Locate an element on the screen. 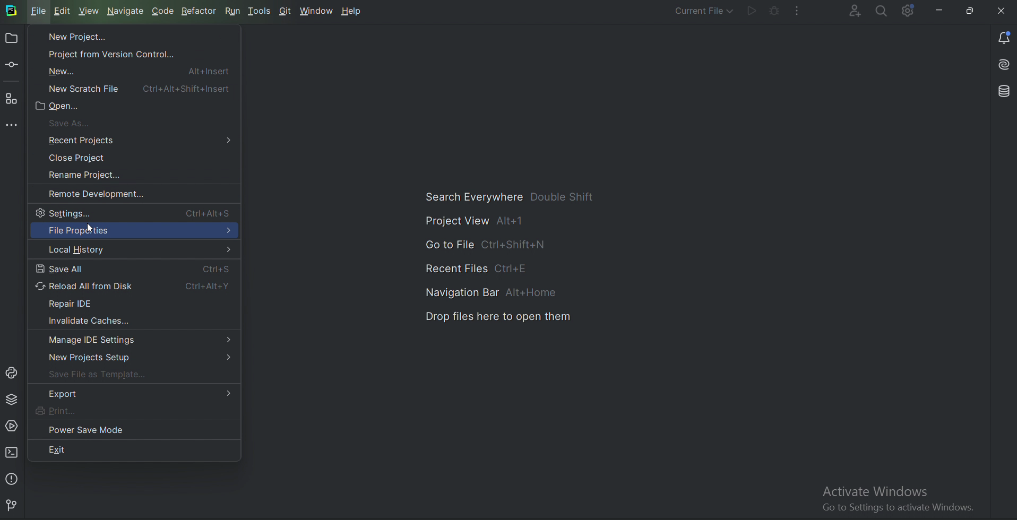  Python package is located at coordinates (13, 399).